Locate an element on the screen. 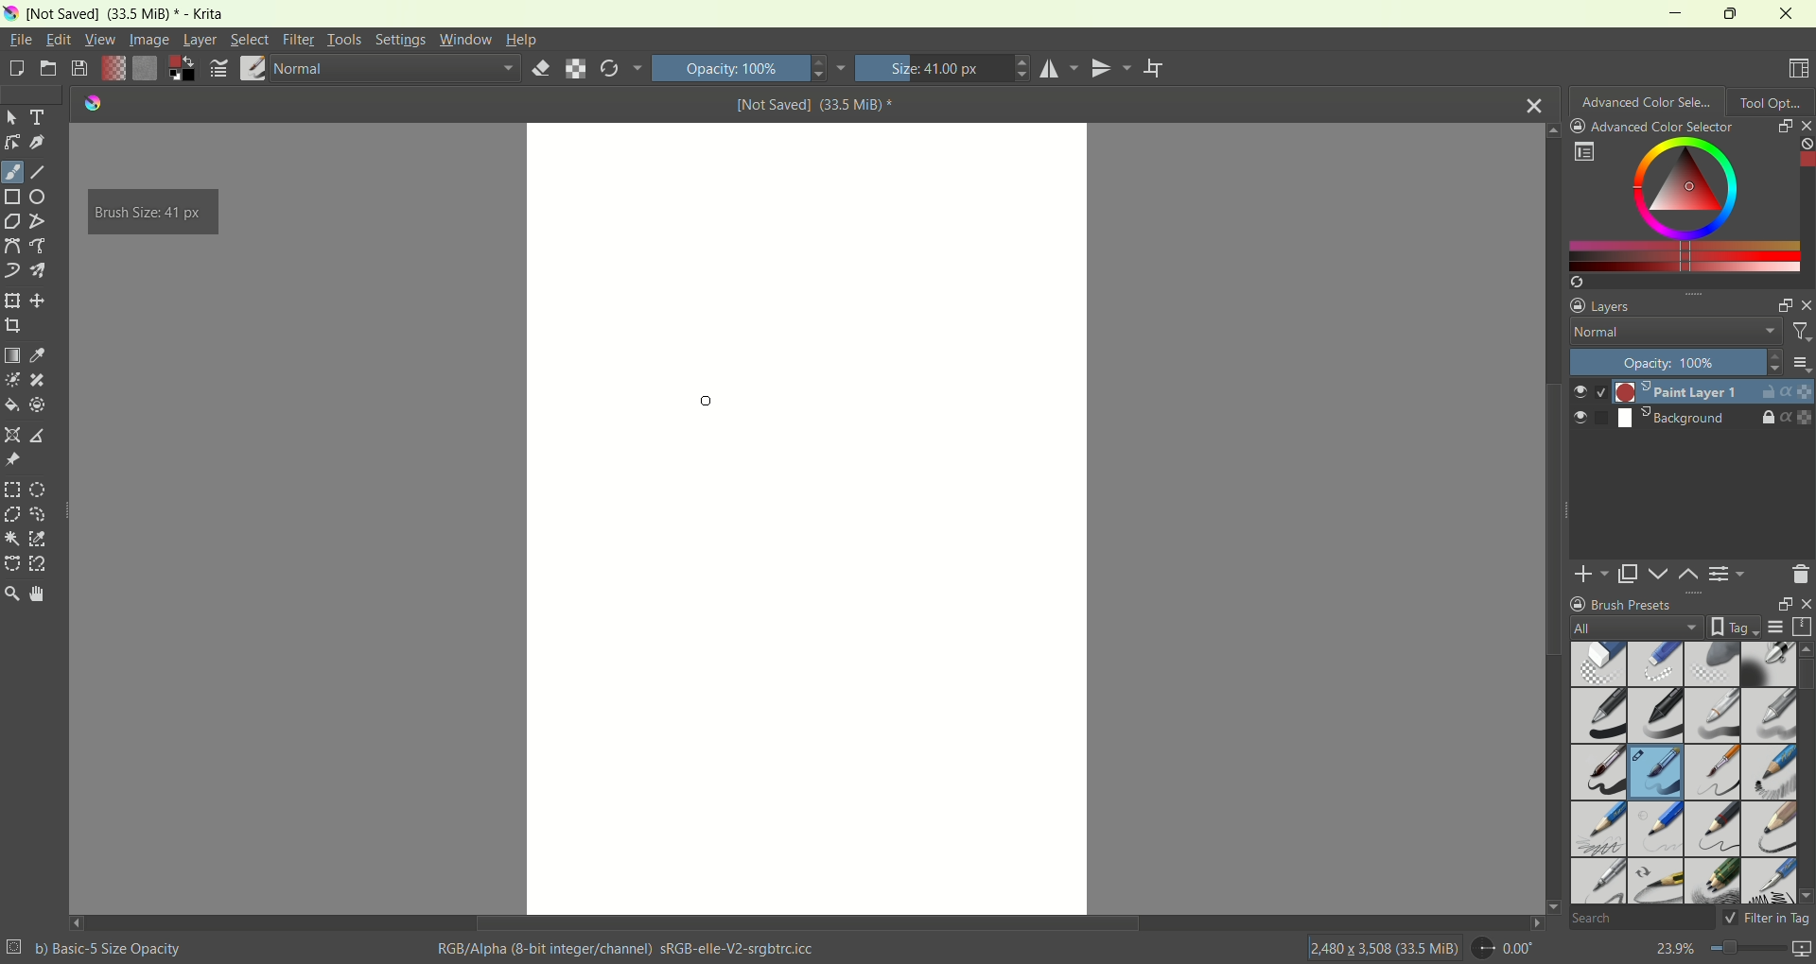 This screenshot has width=1816, height=964. vertical scroll bar is located at coordinates (1549, 517).